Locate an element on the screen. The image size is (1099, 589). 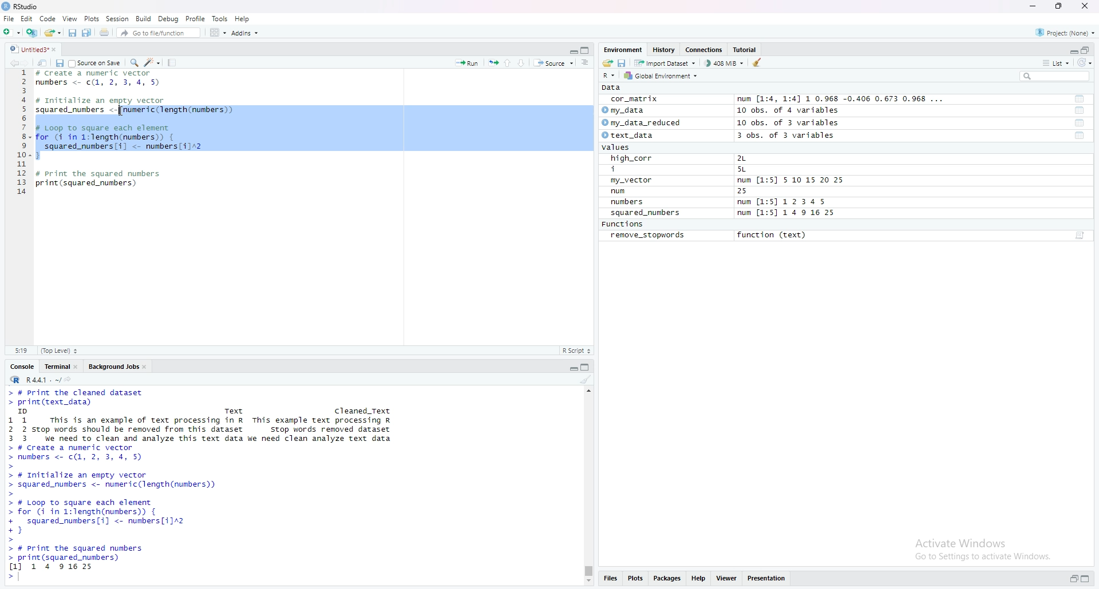
num [1:4, 1:4] 1 0.968 -0.406 0.673 0.968 ... is located at coordinates (842, 100).